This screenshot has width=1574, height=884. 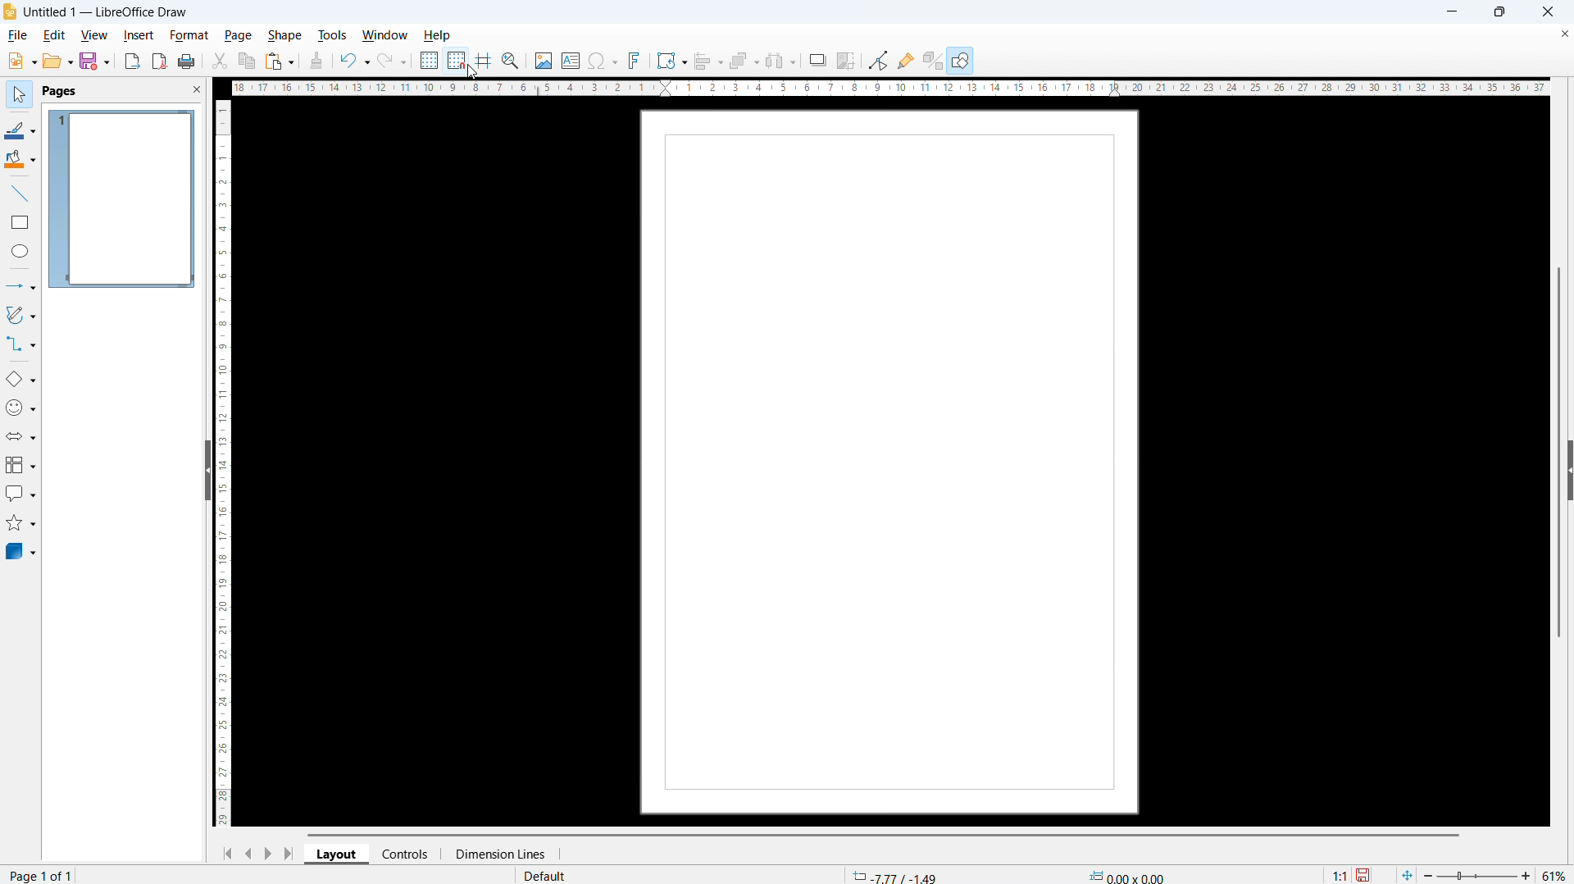 What do you see at coordinates (933, 60) in the screenshot?
I see `Toggle extrusion ` at bounding box center [933, 60].